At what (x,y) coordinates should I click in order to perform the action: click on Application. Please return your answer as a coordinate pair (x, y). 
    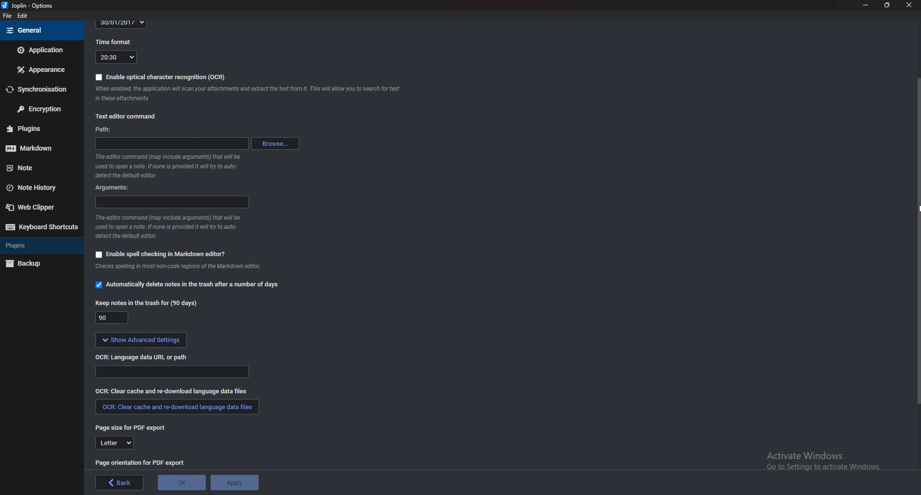
    Looking at the image, I should click on (41, 49).